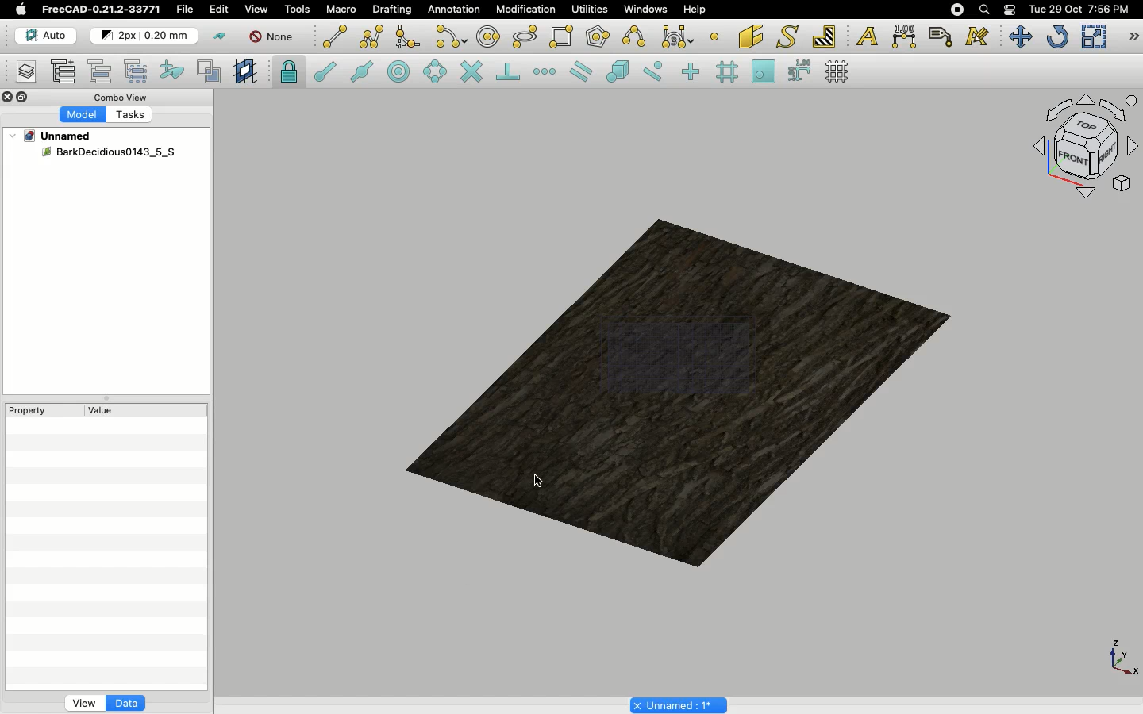 The image size is (1143, 714). Describe the element at coordinates (599, 39) in the screenshot. I see `Polygon` at that location.